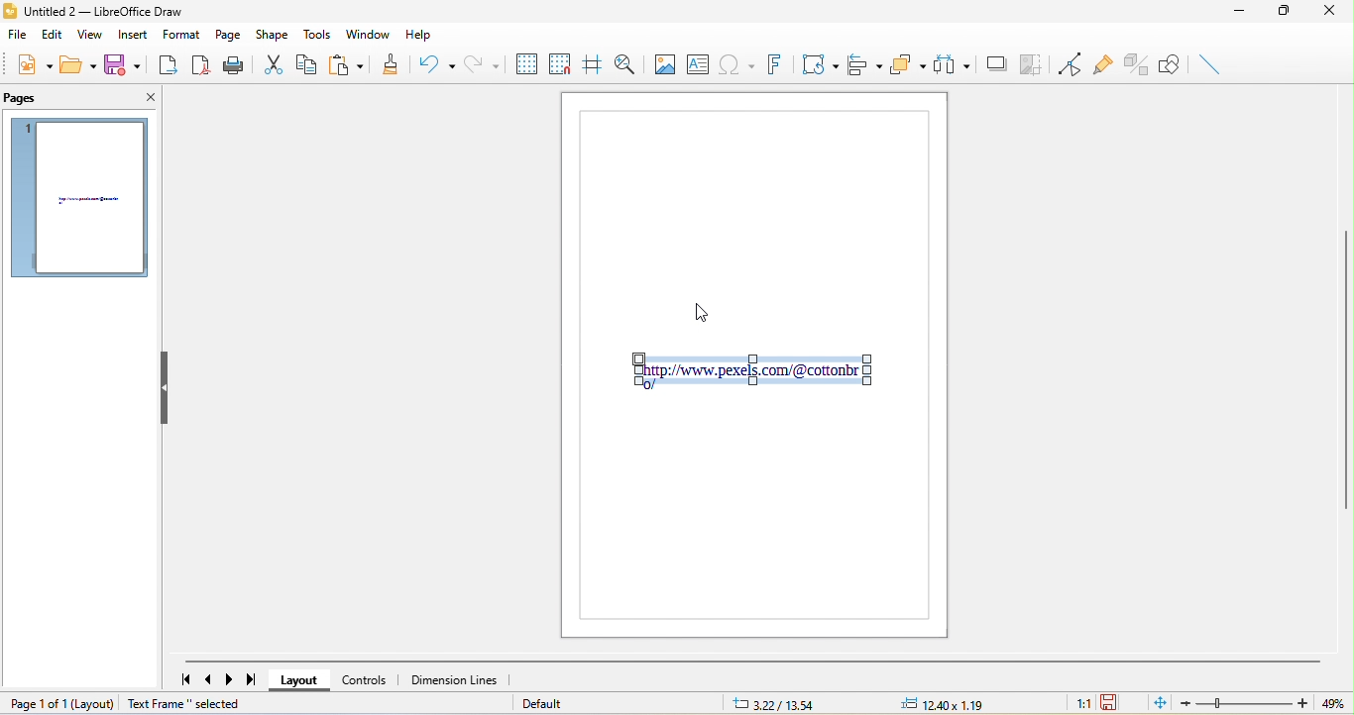 This screenshot has width=1354, height=715. Describe the element at coordinates (127, 64) in the screenshot. I see `save` at that location.